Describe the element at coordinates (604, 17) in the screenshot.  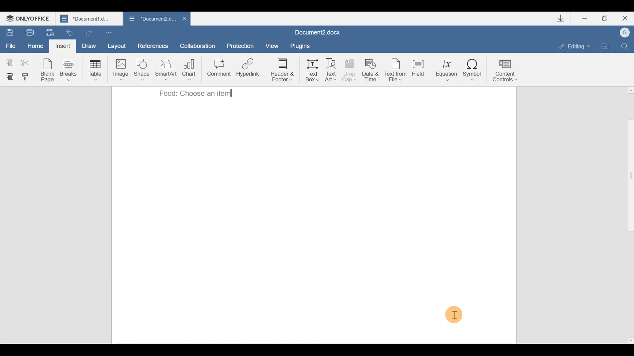
I see `Maximize` at that location.